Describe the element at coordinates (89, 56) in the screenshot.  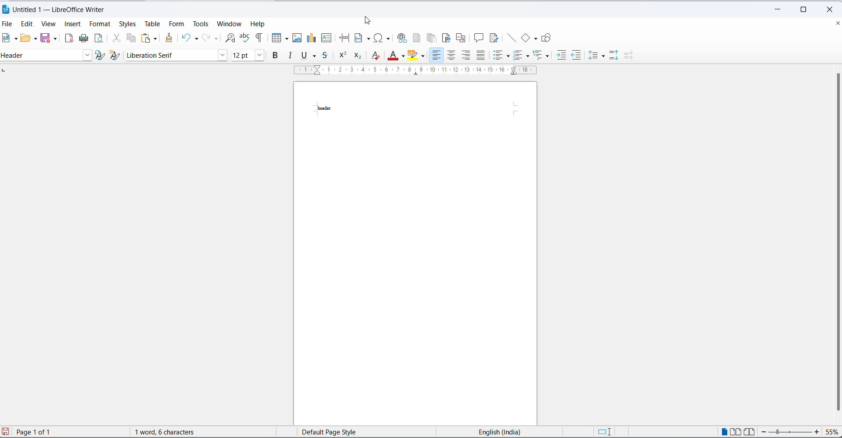
I see `style options` at that location.